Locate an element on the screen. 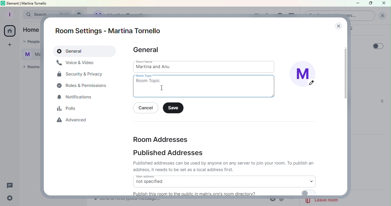  Main address is located at coordinates (224, 181).